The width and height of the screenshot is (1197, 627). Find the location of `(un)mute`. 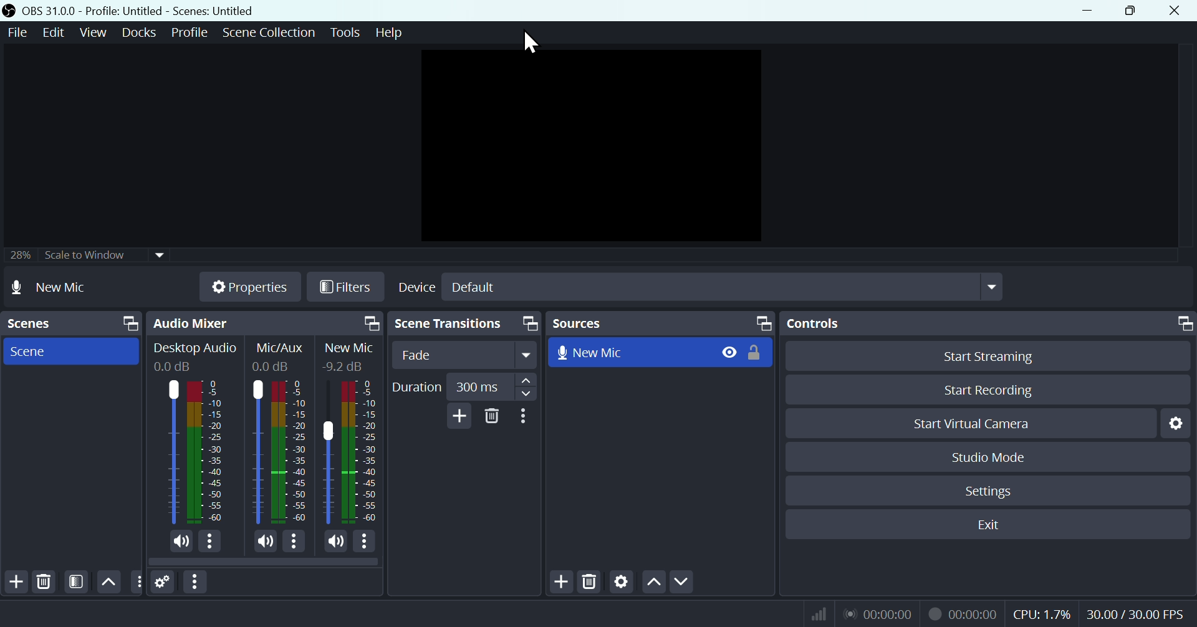

(un)mute is located at coordinates (334, 542).